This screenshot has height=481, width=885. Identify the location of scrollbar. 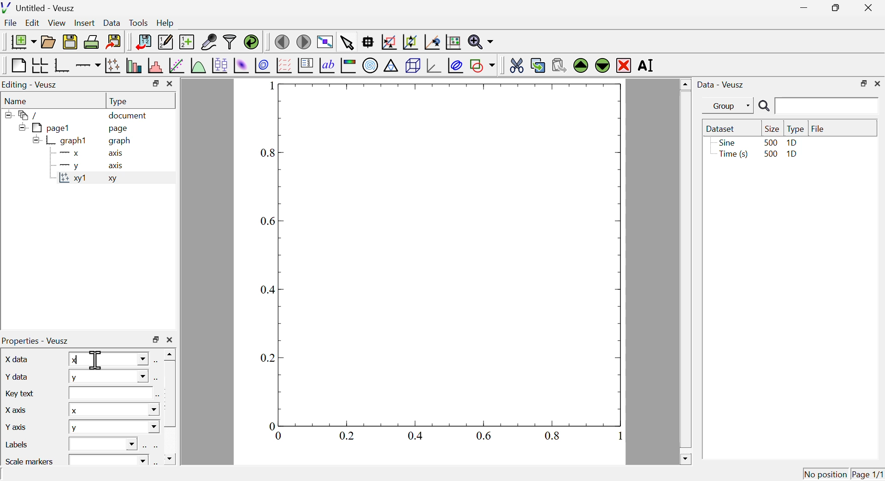
(685, 271).